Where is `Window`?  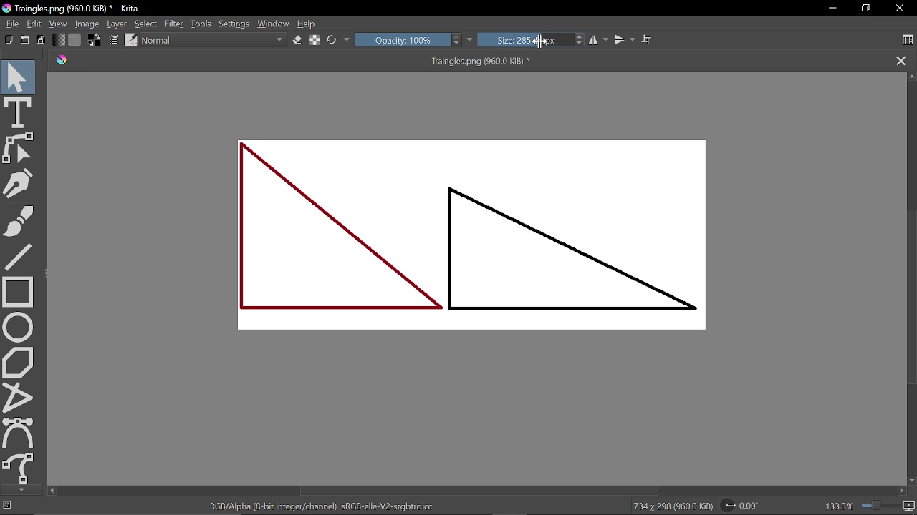
Window is located at coordinates (274, 24).